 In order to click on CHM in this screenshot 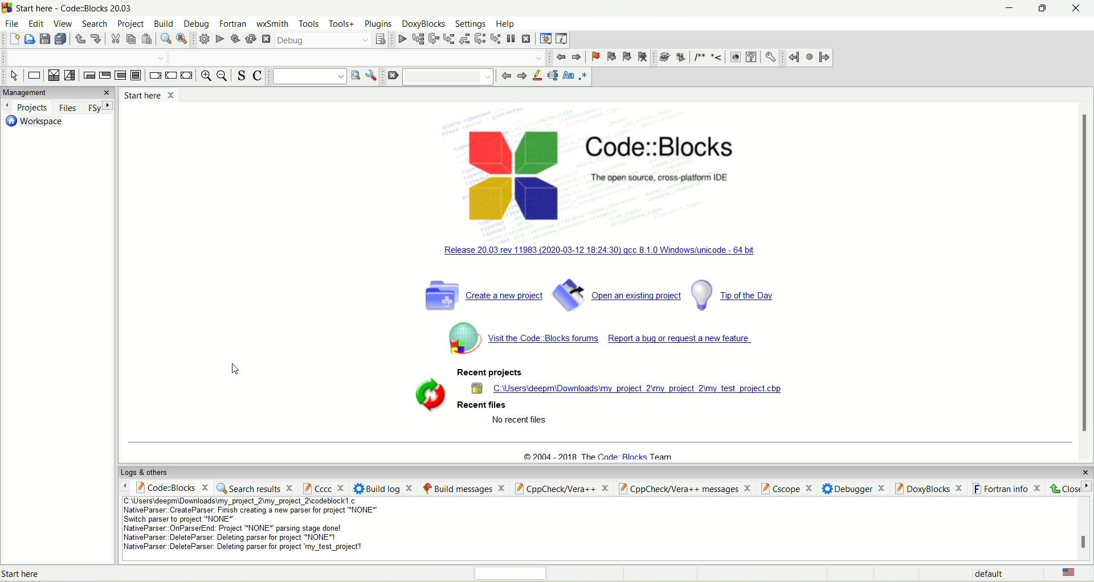, I will do `click(750, 58)`.